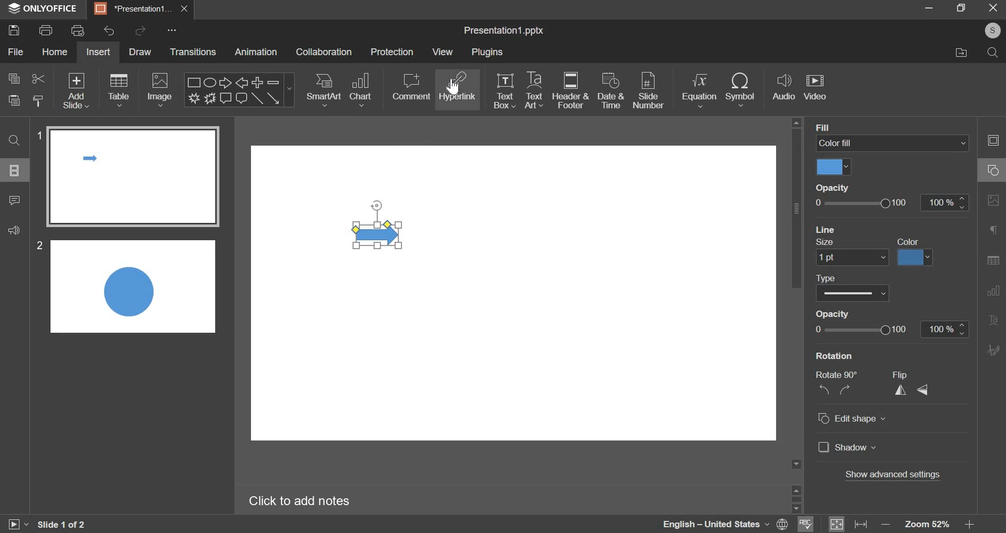  Describe the element at coordinates (191, 51) in the screenshot. I see `transitions` at that location.